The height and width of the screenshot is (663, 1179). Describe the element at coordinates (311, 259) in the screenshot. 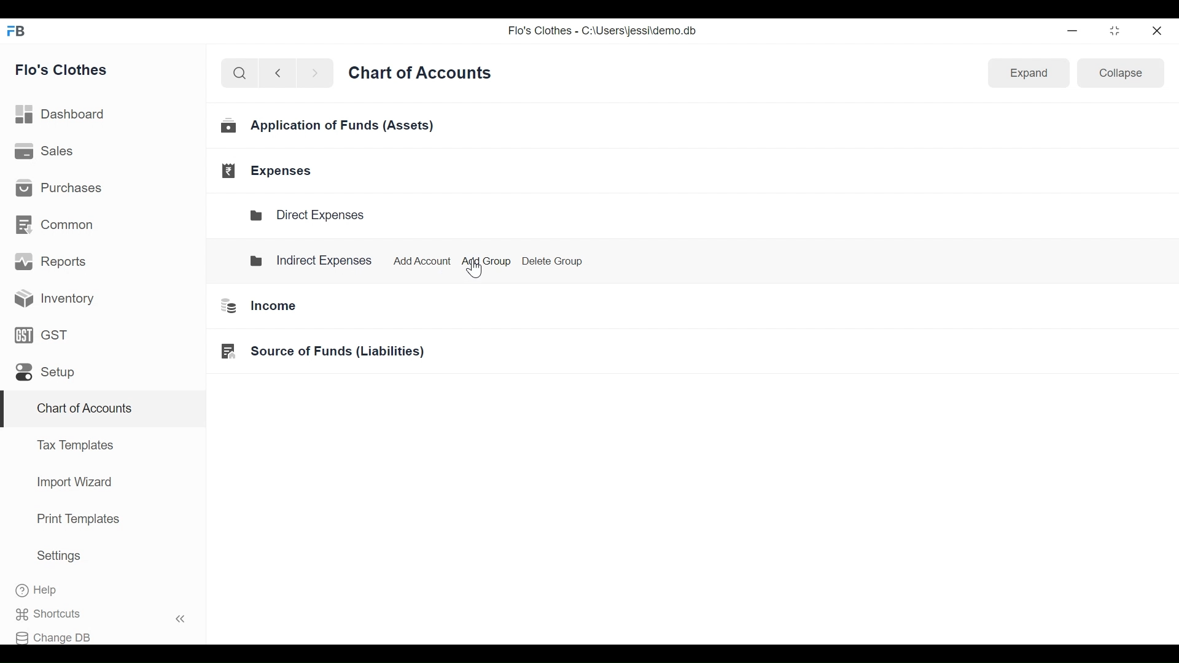

I see `Indirect Expenses` at that location.